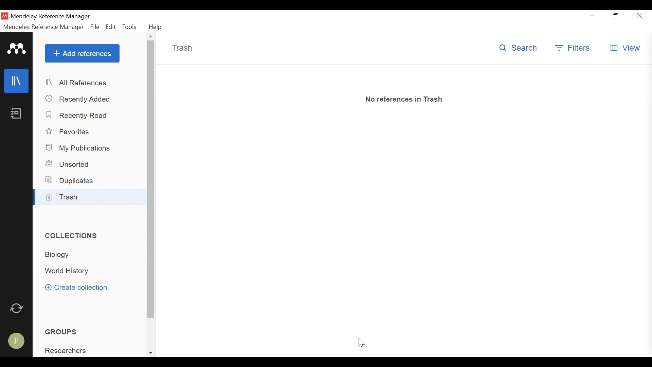 This screenshot has width=652, height=367. What do you see at coordinates (111, 27) in the screenshot?
I see `Edit` at bounding box center [111, 27].